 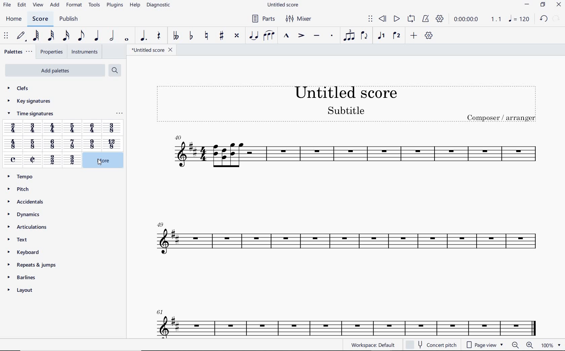 I want to click on 3/2, so click(x=72, y=160).